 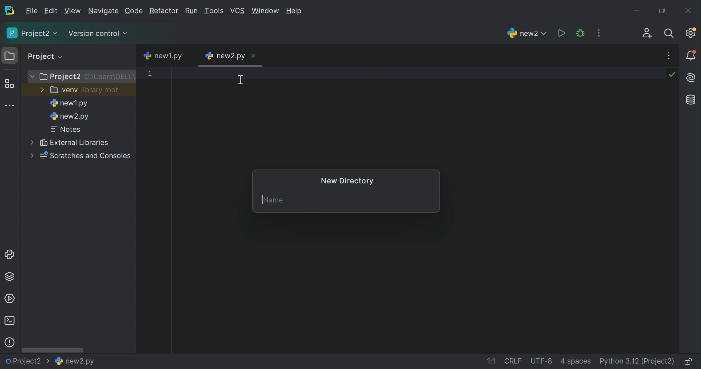 What do you see at coordinates (27, 363) in the screenshot?
I see `Project2` at bounding box center [27, 363].